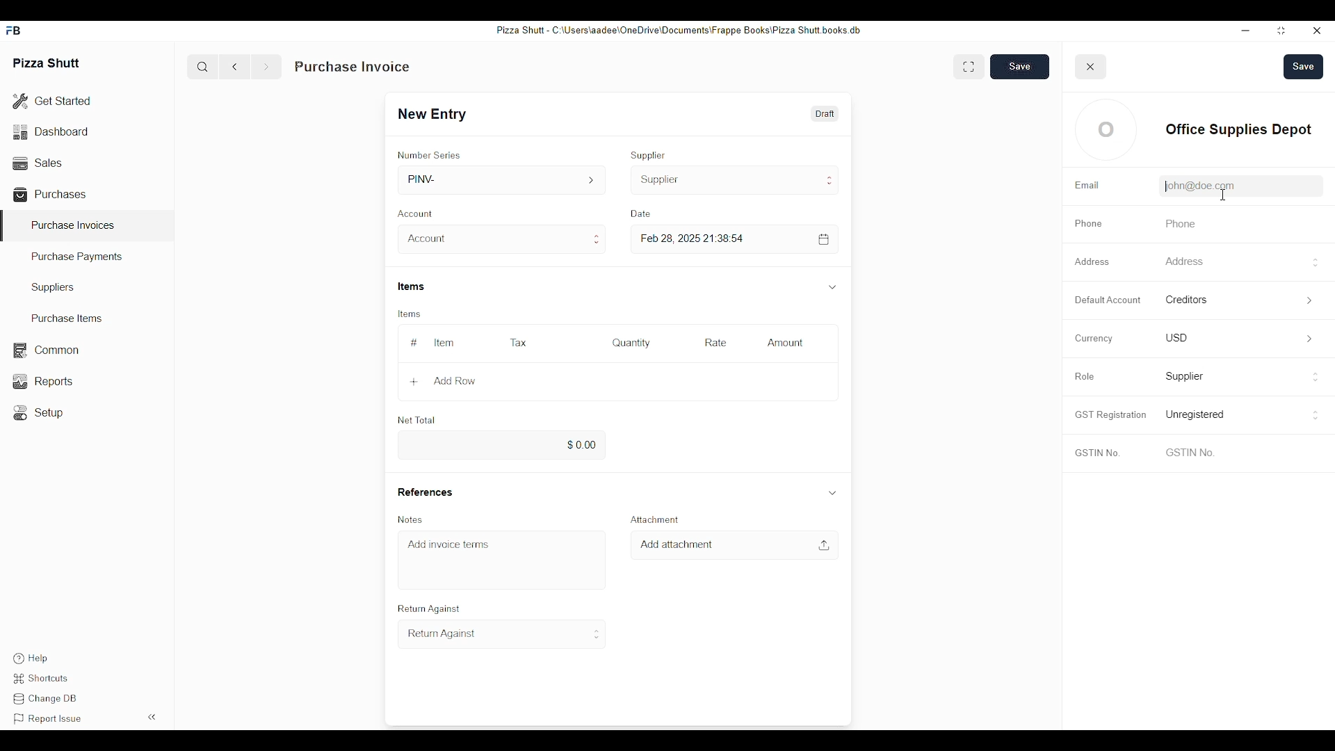 The image size is (1335, 751). I want to click on down, so click(832, 287).